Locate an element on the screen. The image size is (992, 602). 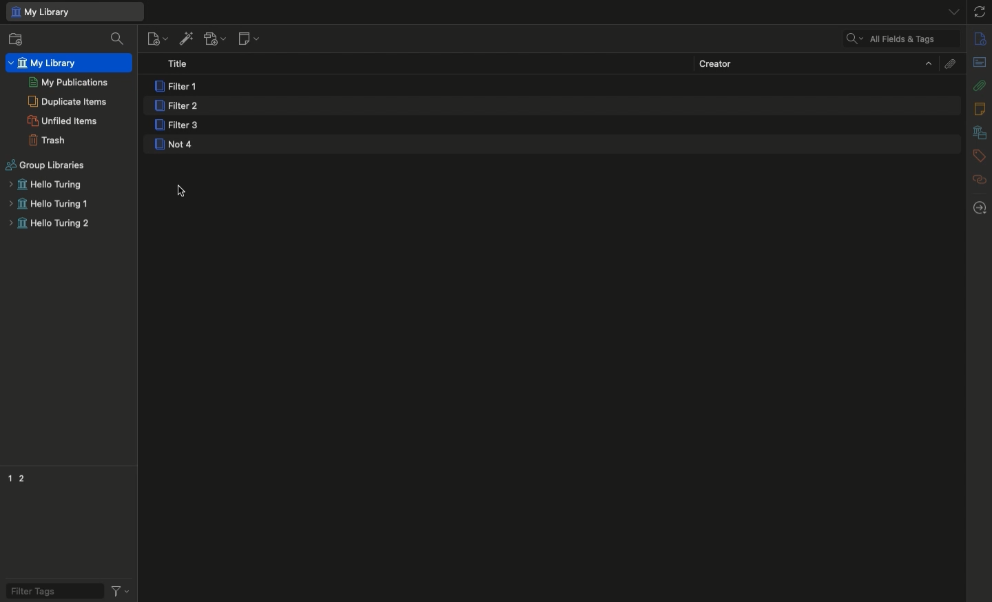
Unified items is located at coordinates (66, 119).